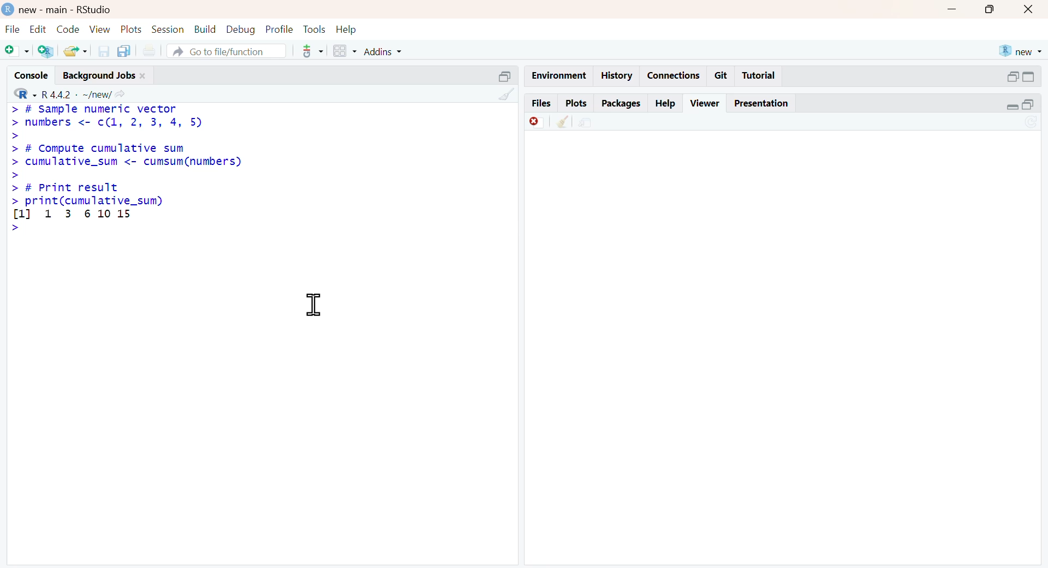 This screenshot has width=1048, height=568. What do you see at coordinates (100, 76) in the screenshot?
I see `Background jobs` at bounding box center [100, 76].